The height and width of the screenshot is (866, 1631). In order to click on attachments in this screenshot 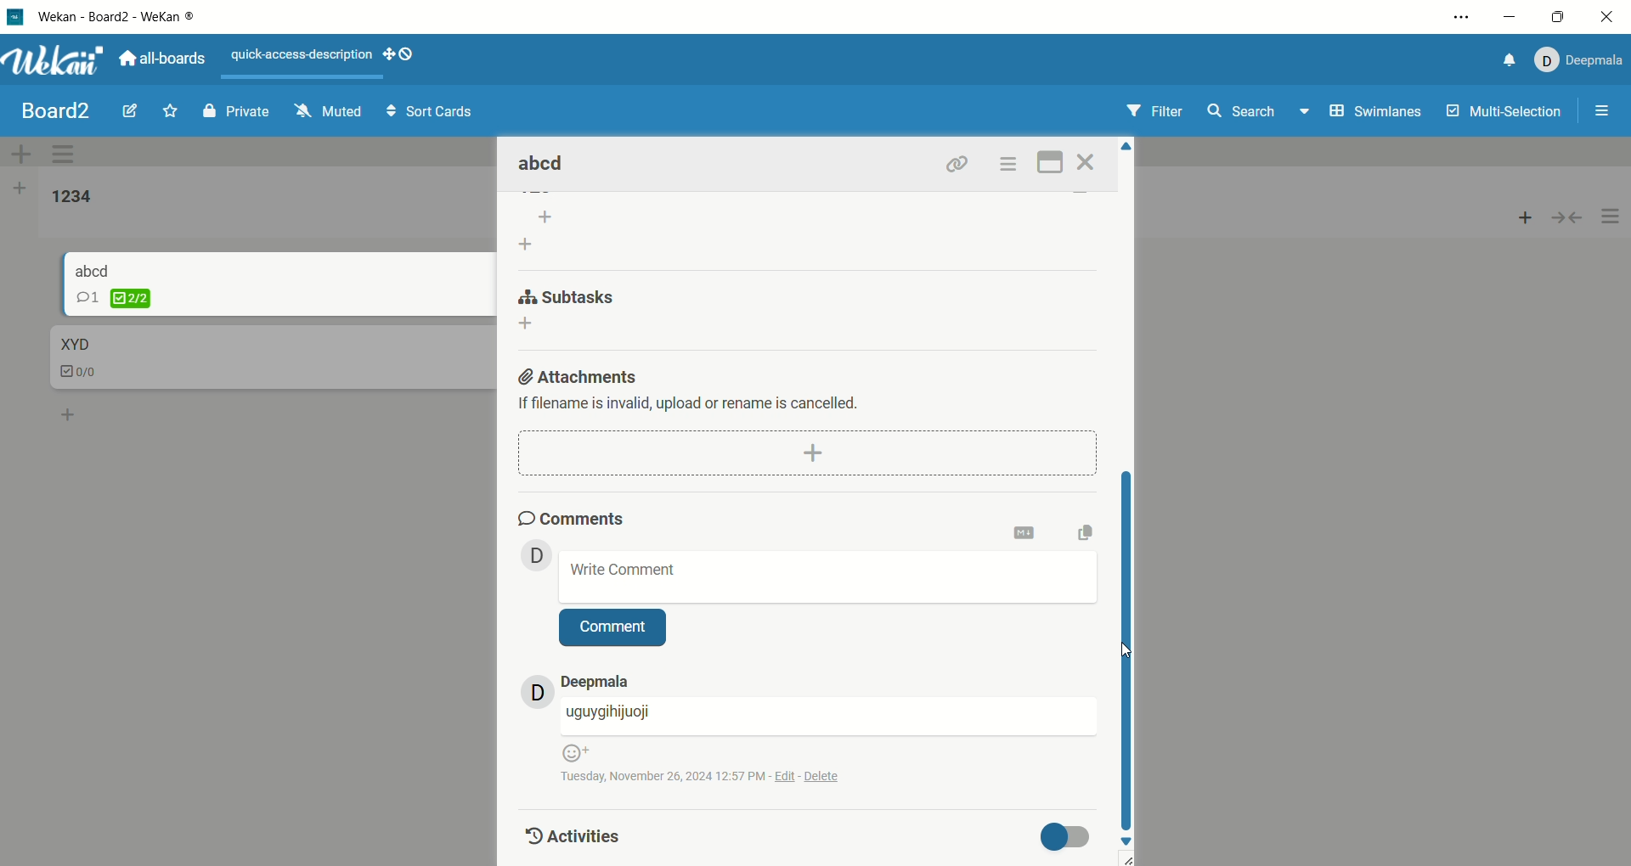, I will do `click(580, 374)`.